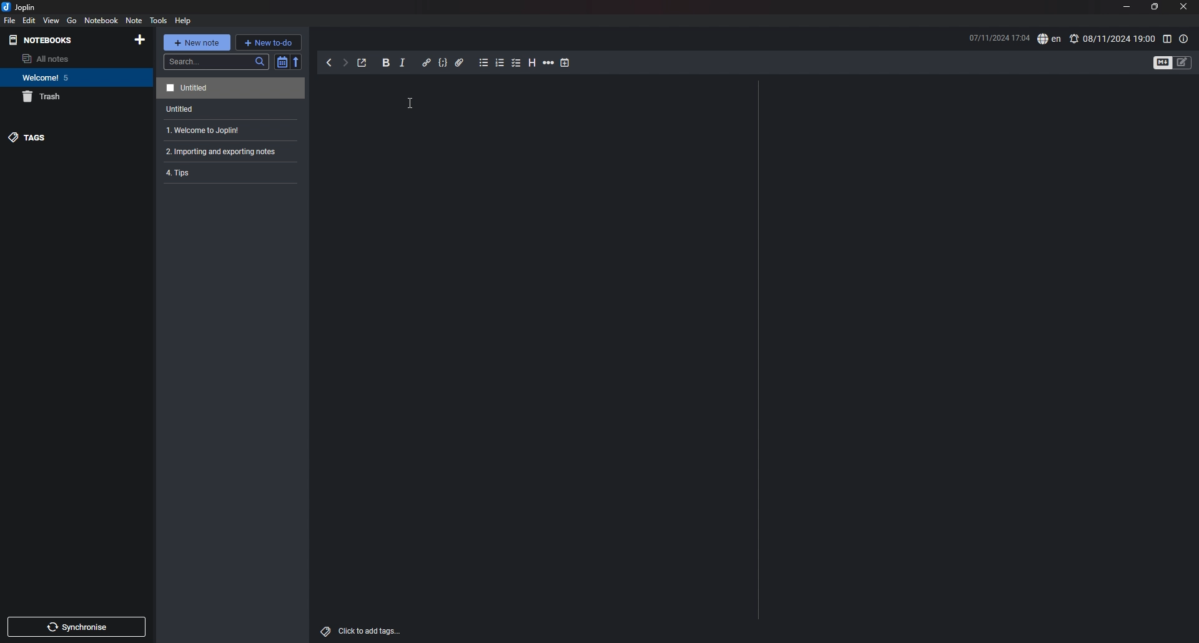 The width and height of the screenshot is (1199, 643). What do you see at coordinates (484, 63) in the screenshot?
I see `bullet list` at bounding box center [484, 63].